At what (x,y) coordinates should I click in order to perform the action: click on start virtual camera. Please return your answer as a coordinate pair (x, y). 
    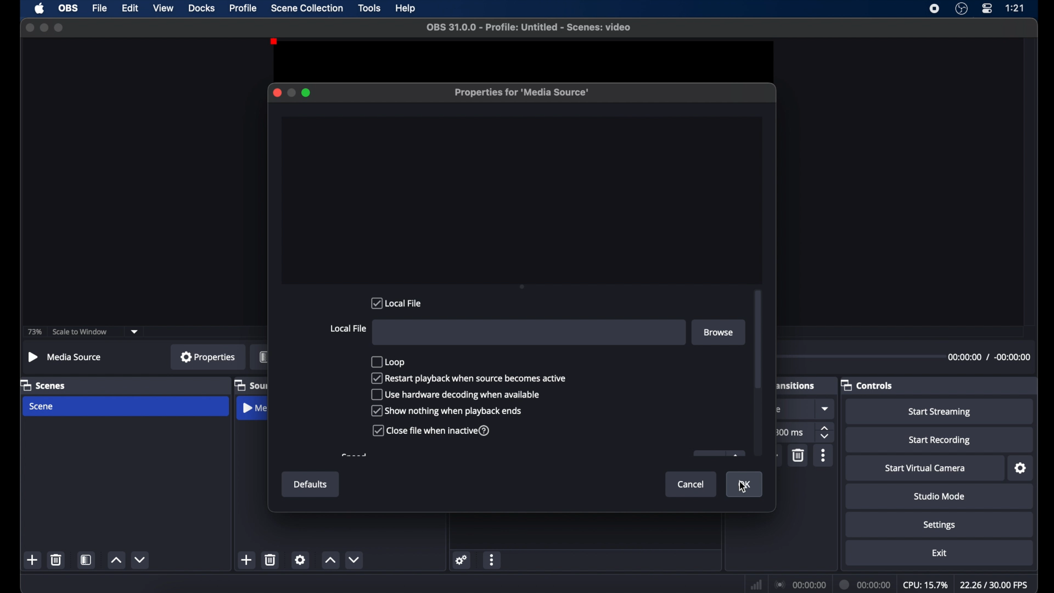
    Looking at the image, I should click on (923, 467).